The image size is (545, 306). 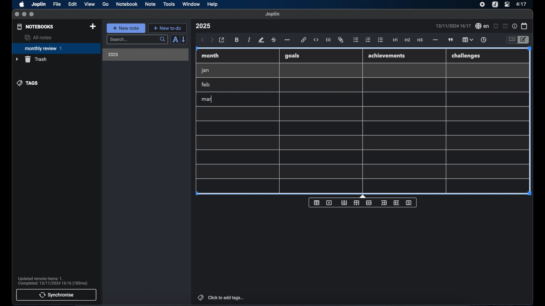 What do you see at coordinates (168, 28) in the screenshot?
I see `new to-do` at bounding box center [168, 28].